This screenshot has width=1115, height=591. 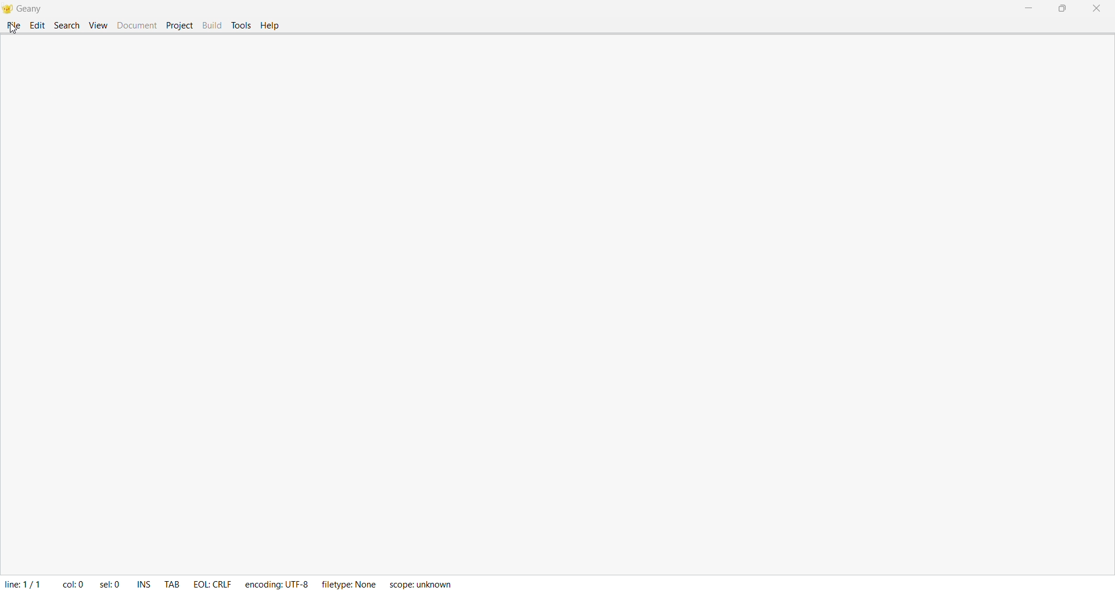 What do you see at coordinates (111, 583) in the screenshot?
I see `Sel: 0` at bounding box center [111, 583].